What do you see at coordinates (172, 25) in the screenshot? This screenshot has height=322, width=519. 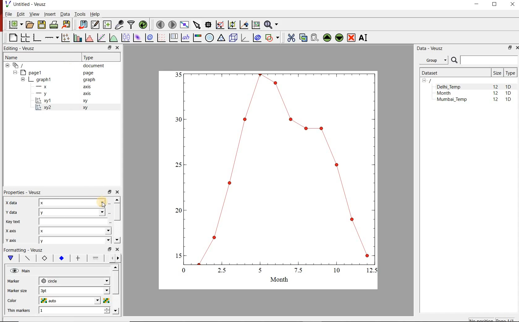 I see `move to the next page` at bounding box center [172, 25].